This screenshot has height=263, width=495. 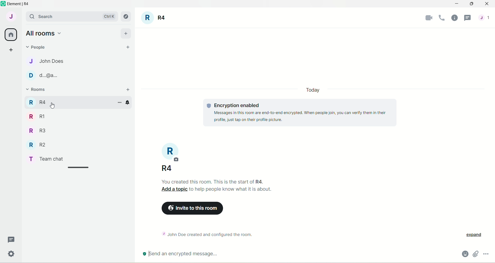 What do you see at coordinates (54, 106) in the screenshot?
I see `Cursor` at bounding box center [54, 106].